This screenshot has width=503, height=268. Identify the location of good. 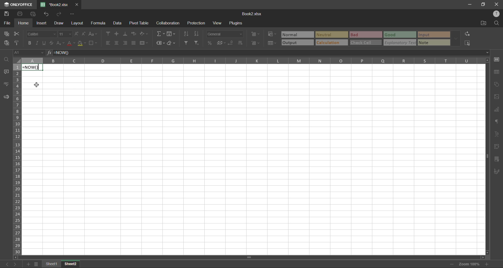
(400, 35).